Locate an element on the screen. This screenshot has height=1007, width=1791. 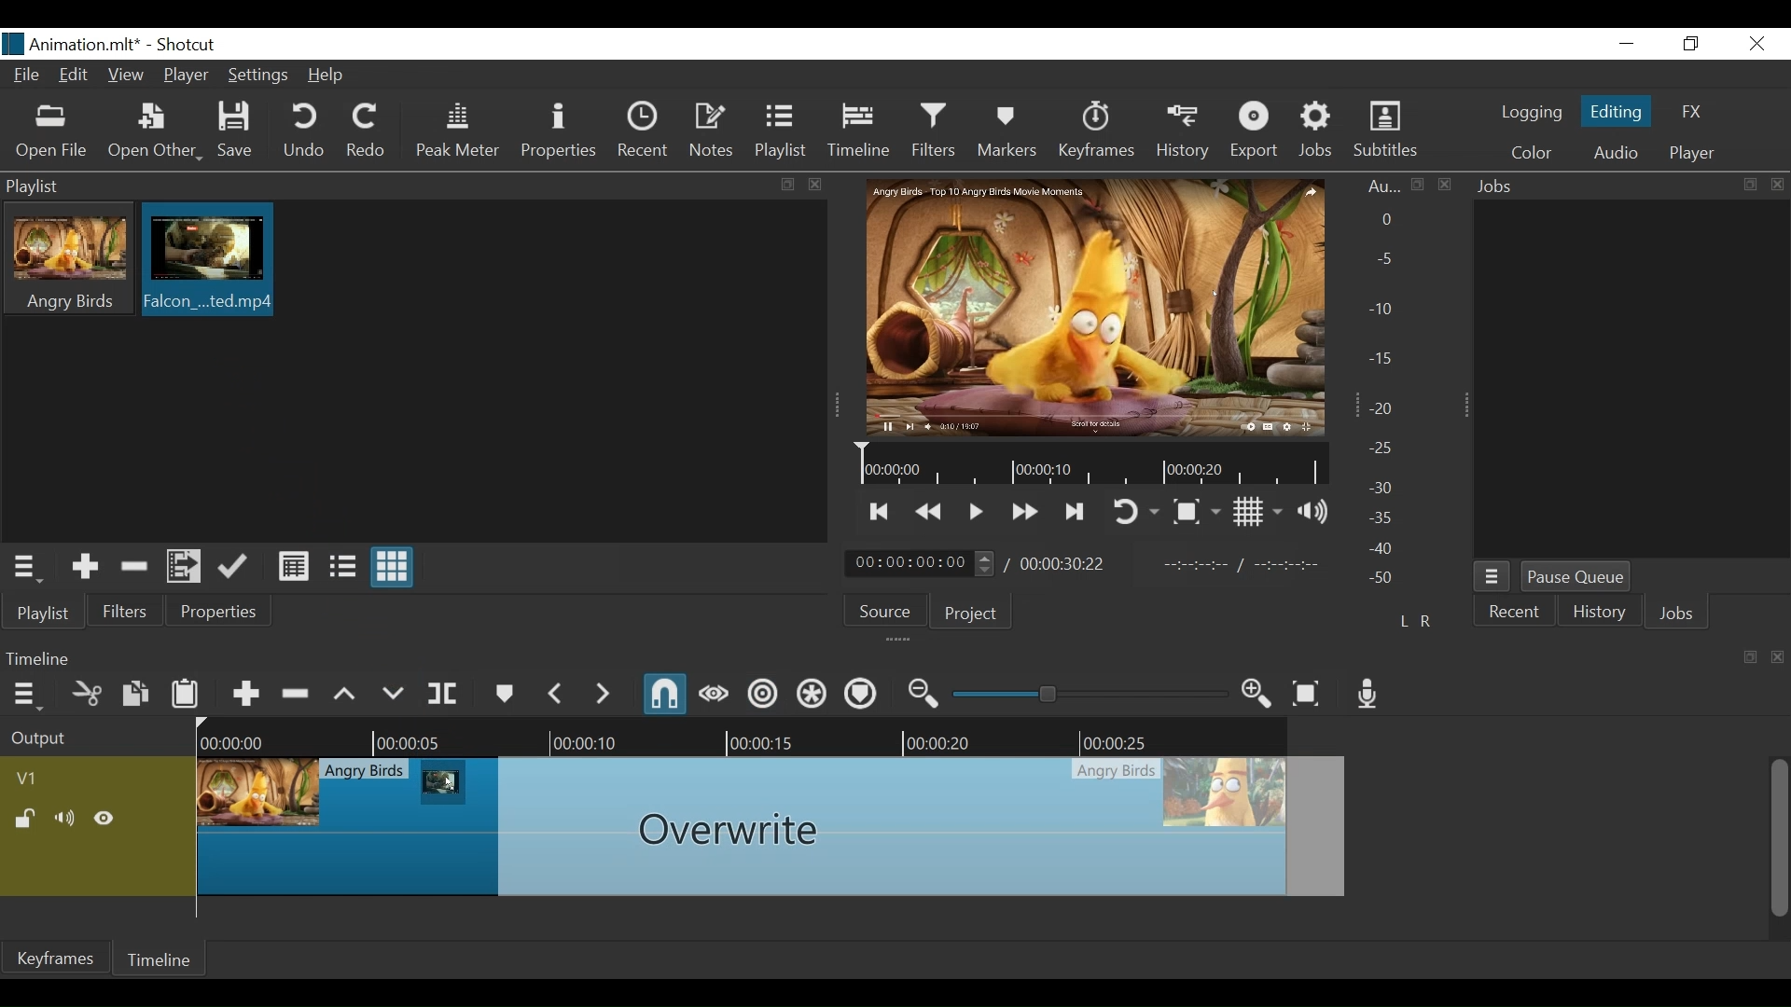
Clip is located at coordinates (206, 258).